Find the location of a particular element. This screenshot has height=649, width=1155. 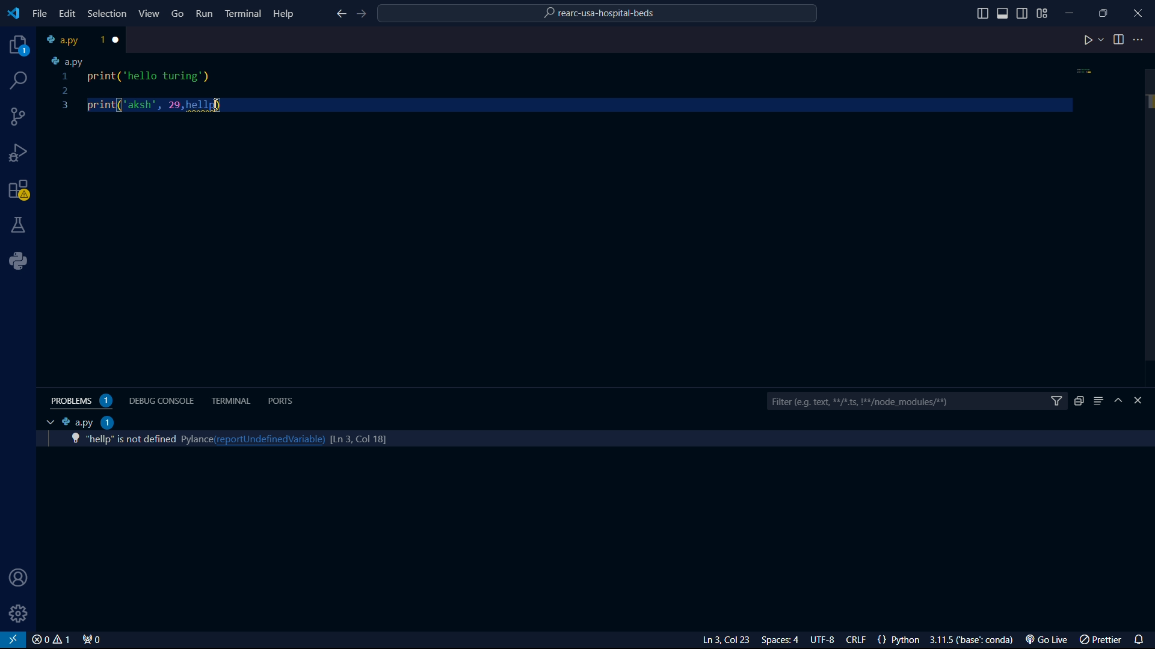

maximize is located at coordinates (1105, 13).